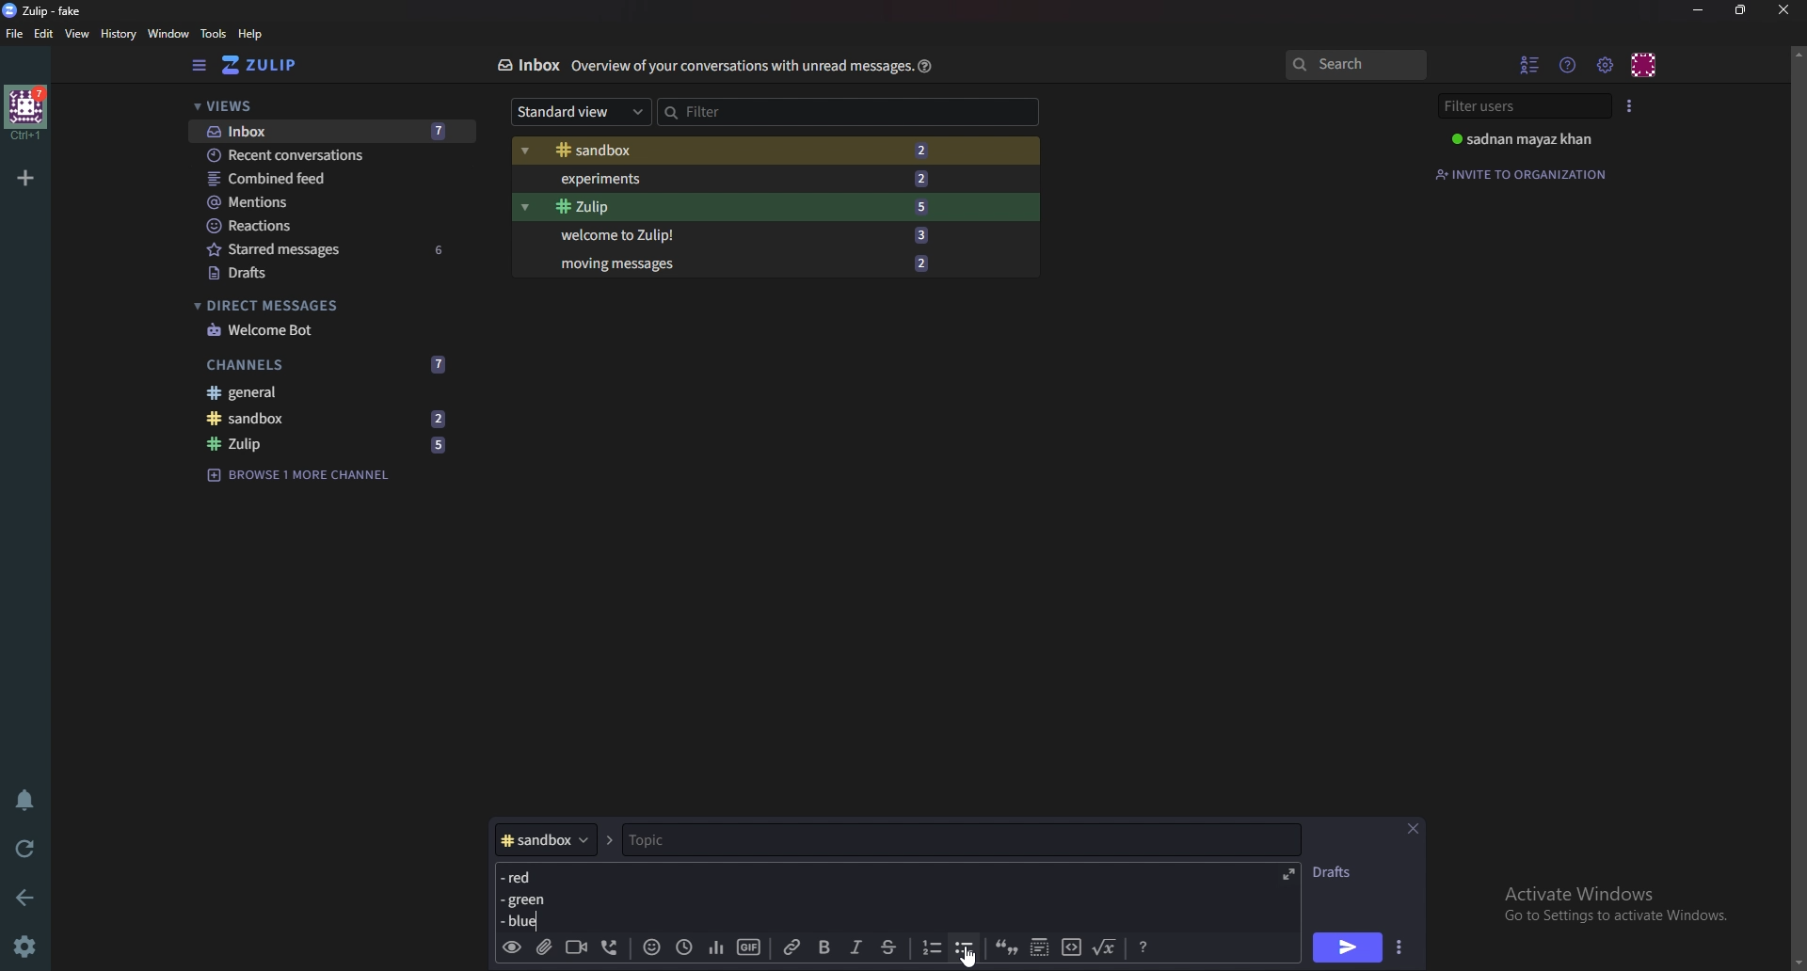 This screenshot has width=1807, height=971. I want to click on Tools, so click(214, 33).